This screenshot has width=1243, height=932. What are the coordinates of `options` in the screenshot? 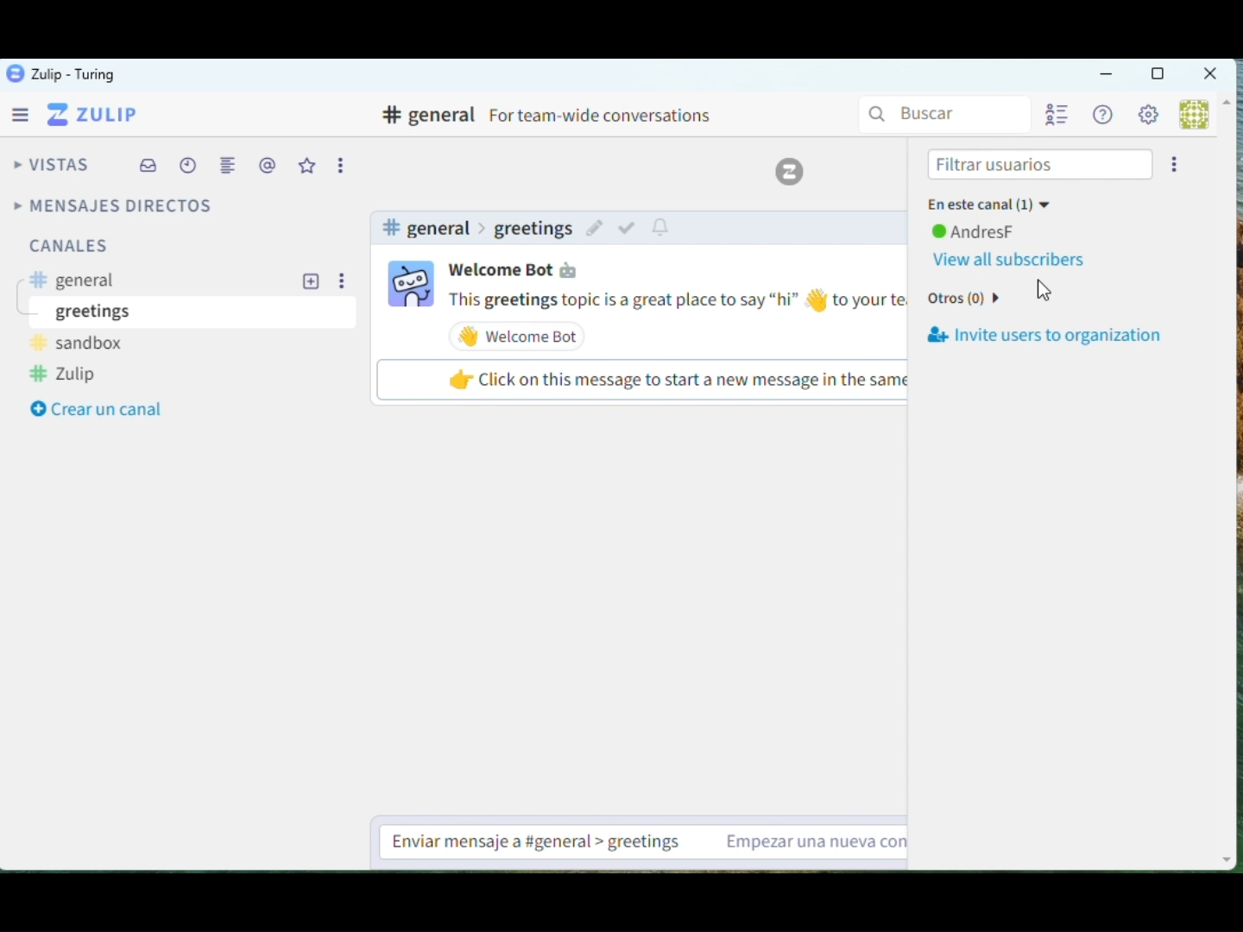 It's located at (345, 285).